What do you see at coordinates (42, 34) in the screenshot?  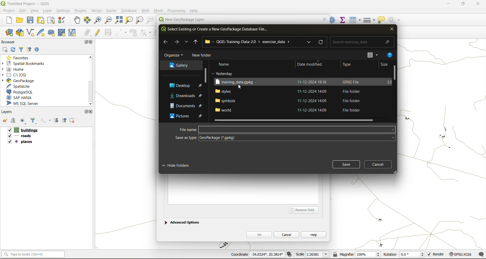 I see `new spatialite` at bounding box center [42, 34].